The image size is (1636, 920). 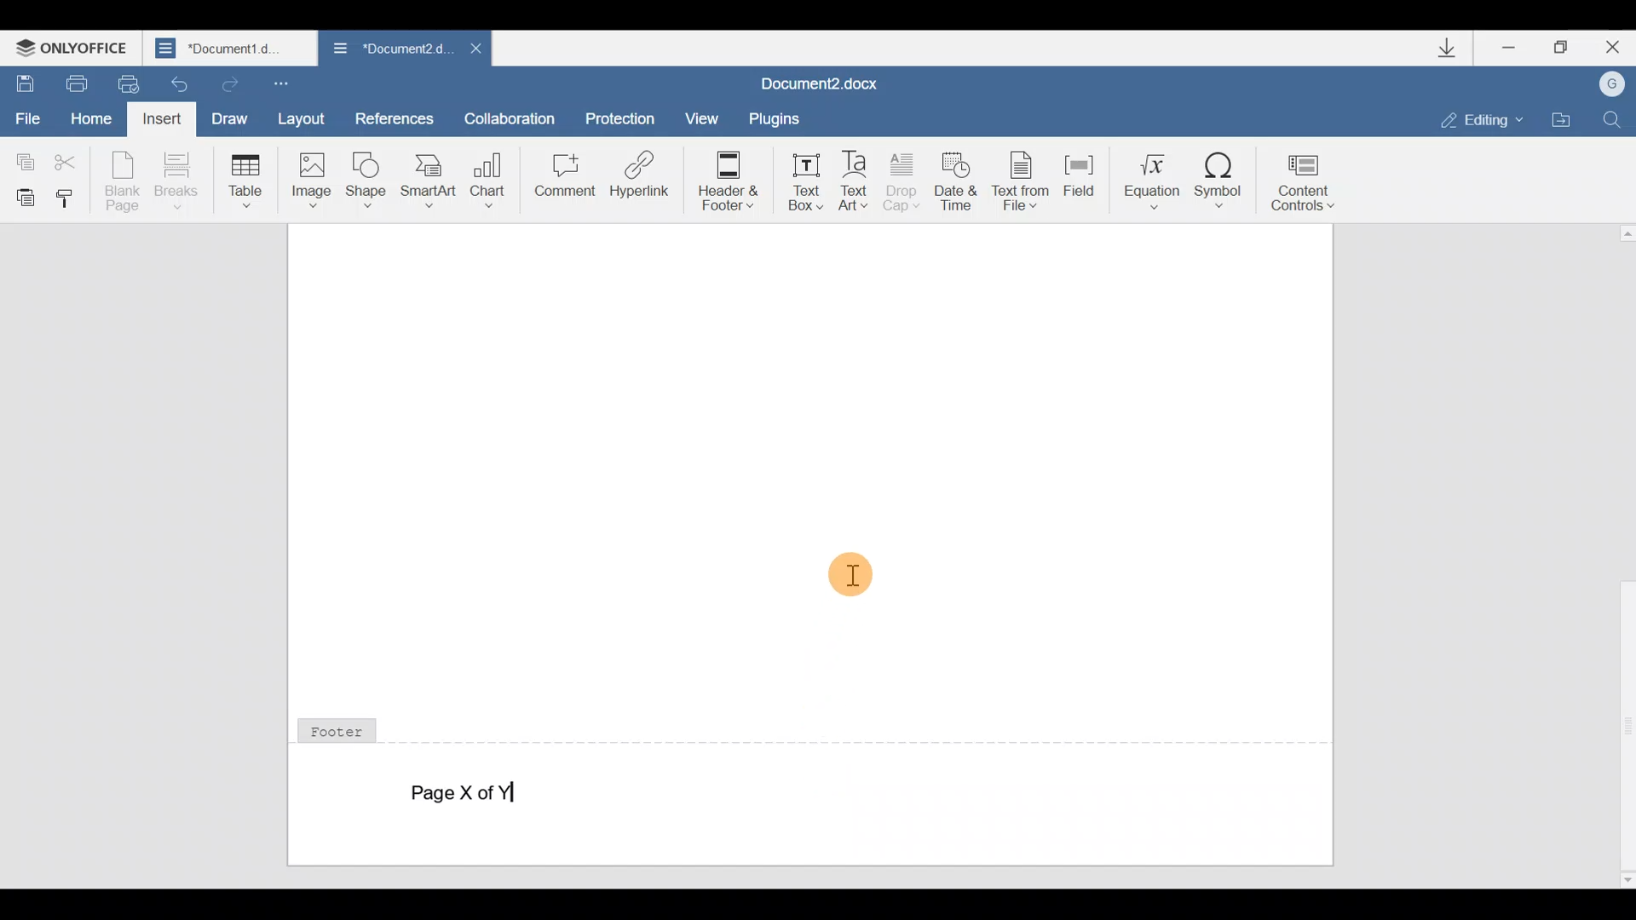 I want to click on Symbol, so click(x=1225, y=174).